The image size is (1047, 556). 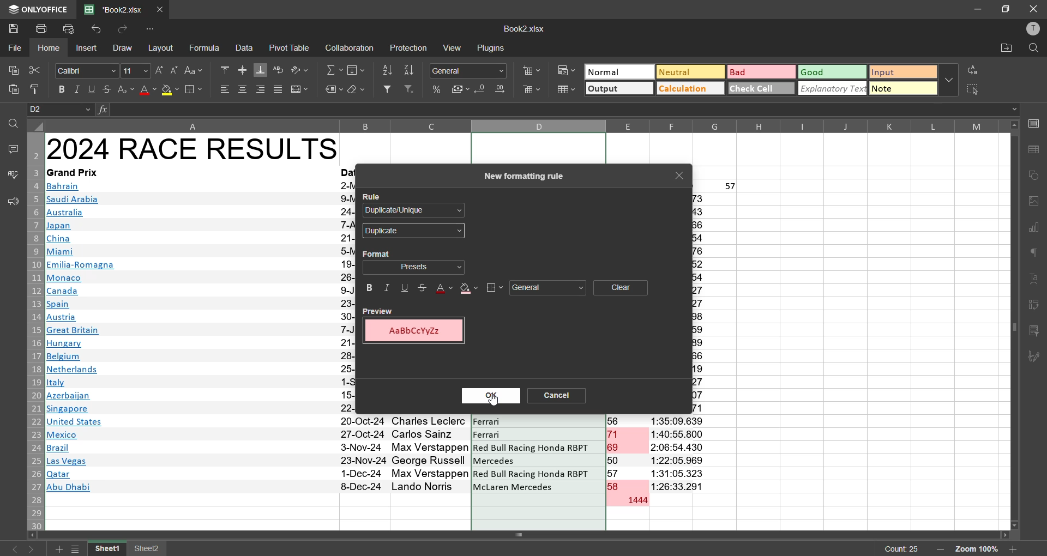 What do you see at coordinates (244, 47) in the screenshot?
I see `data` at bounding box center [244, 47].